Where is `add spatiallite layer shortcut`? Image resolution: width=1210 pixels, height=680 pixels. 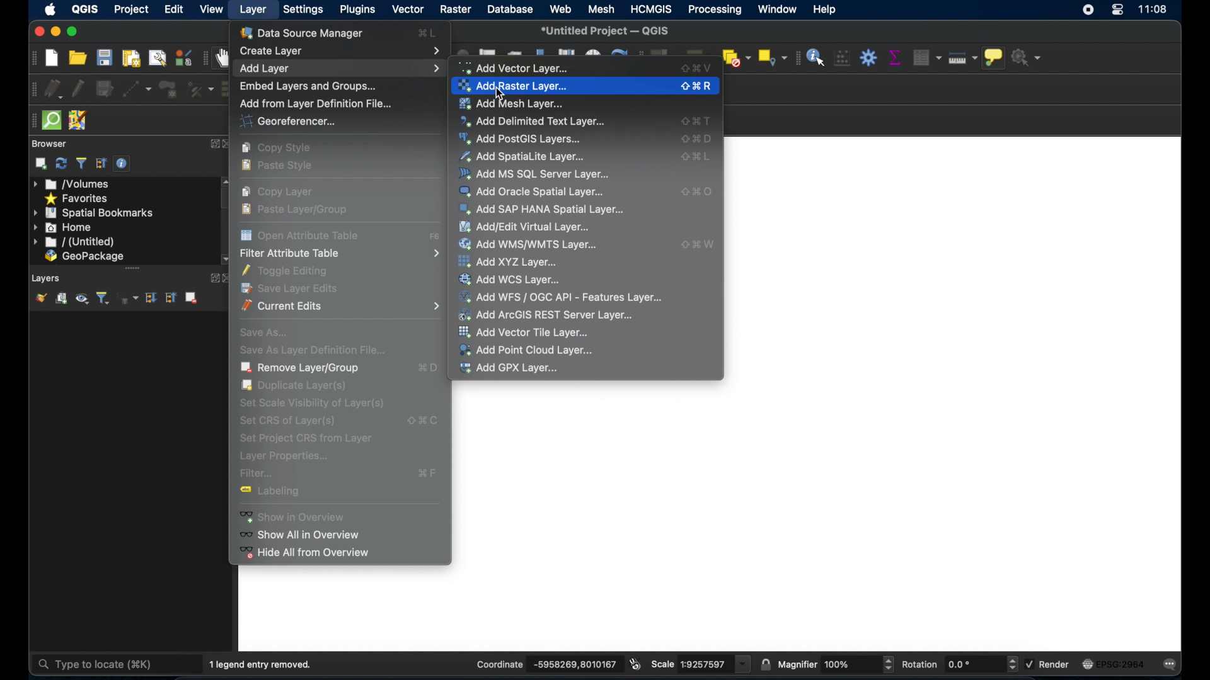
add spatiallite layer shortcut is located at coordinates (698, 159).